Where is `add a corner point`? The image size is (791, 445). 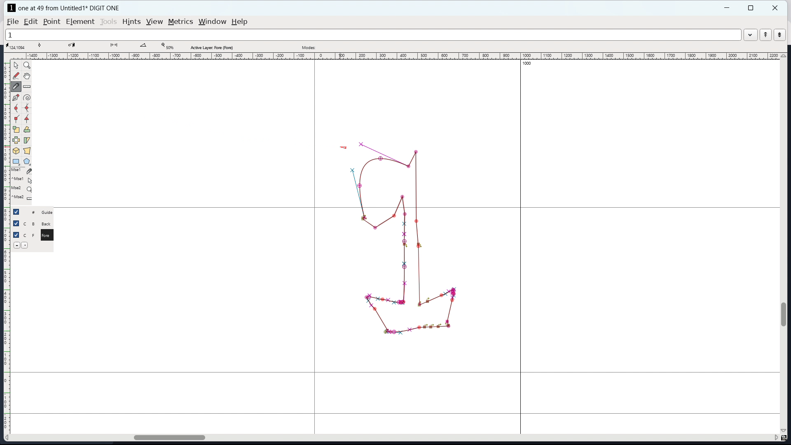 add a corner point is located at coordinates (16, 119).